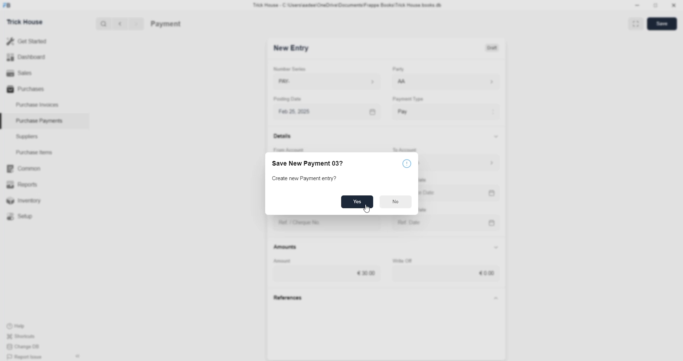  Describe the element at coordinates (184, 24) in the screenshot. I see `Purchase Invoice` at that location.